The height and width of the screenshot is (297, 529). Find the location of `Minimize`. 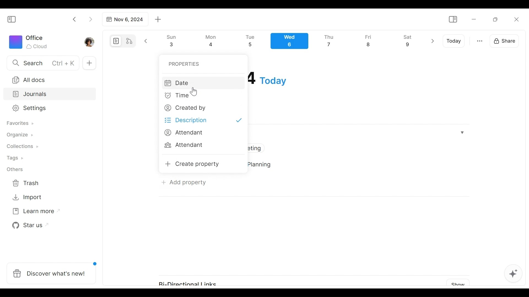

Minimize is located at coordinates (474, 19).